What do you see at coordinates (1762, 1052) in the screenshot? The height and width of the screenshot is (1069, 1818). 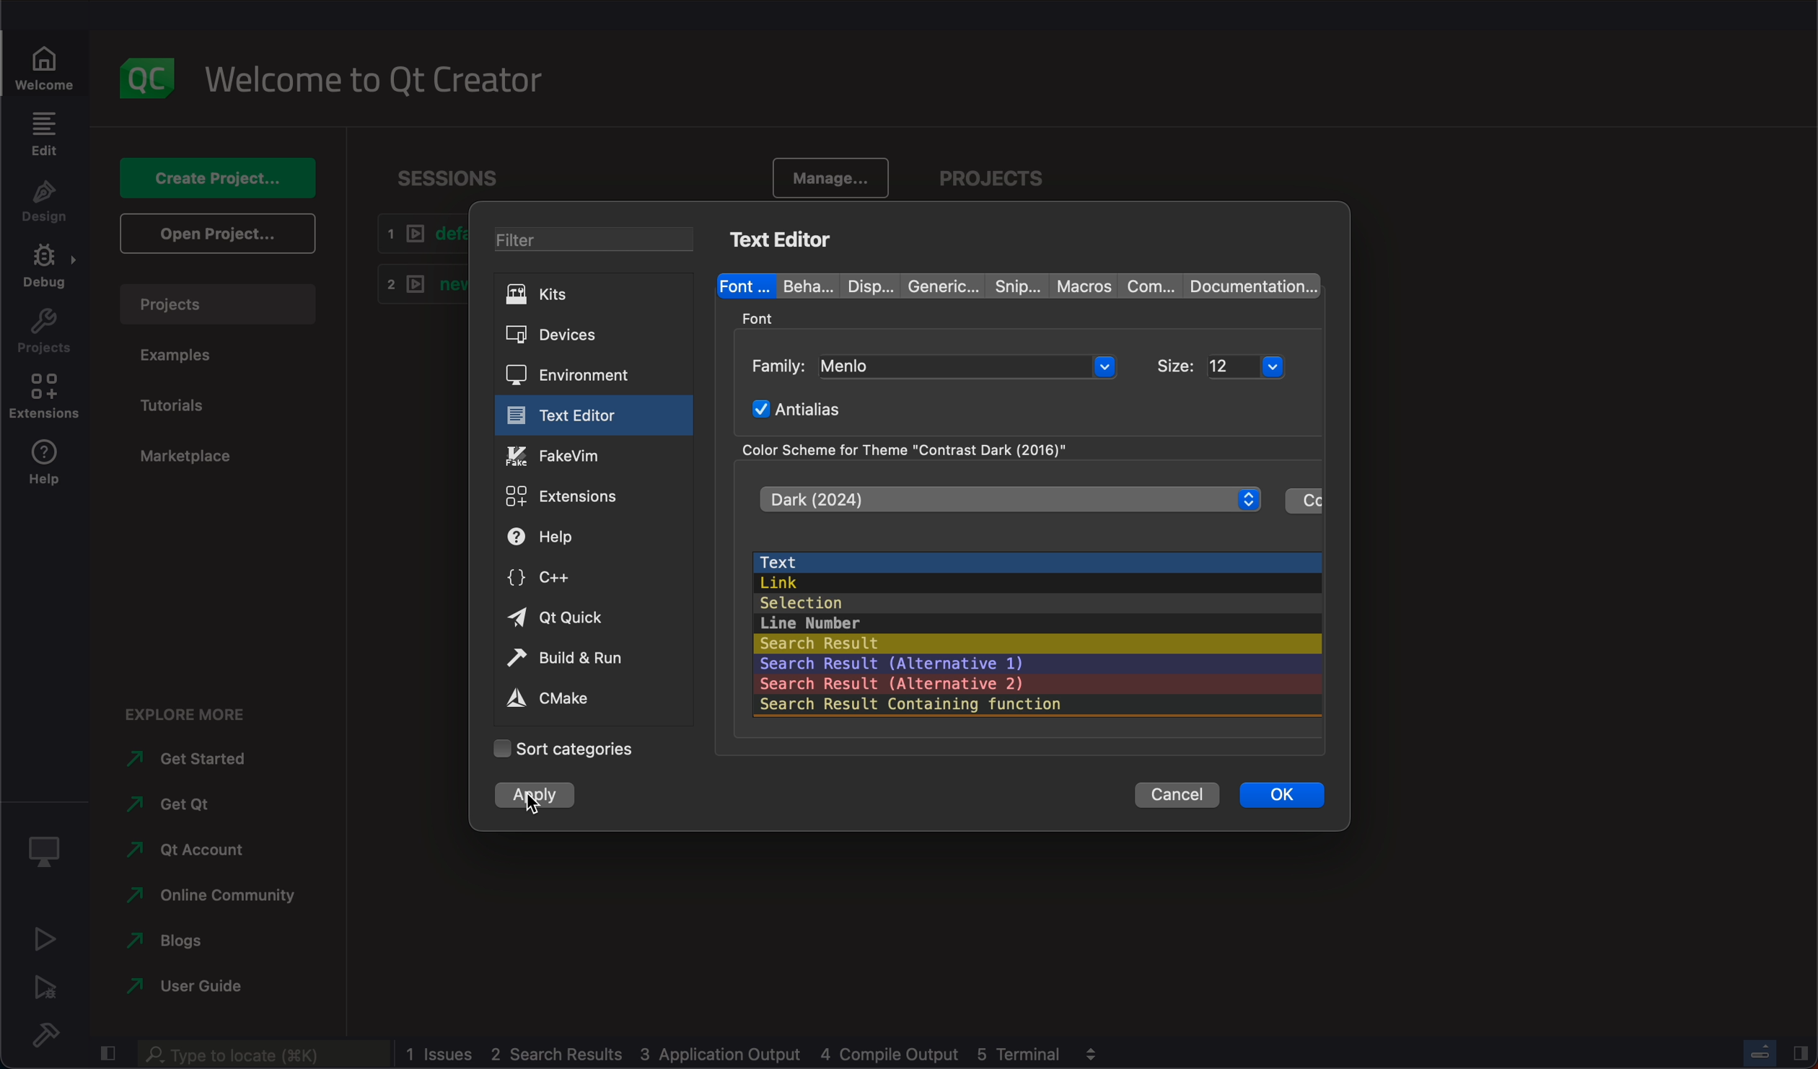 I see `progress bar` at bounding box center [1762, 1052].